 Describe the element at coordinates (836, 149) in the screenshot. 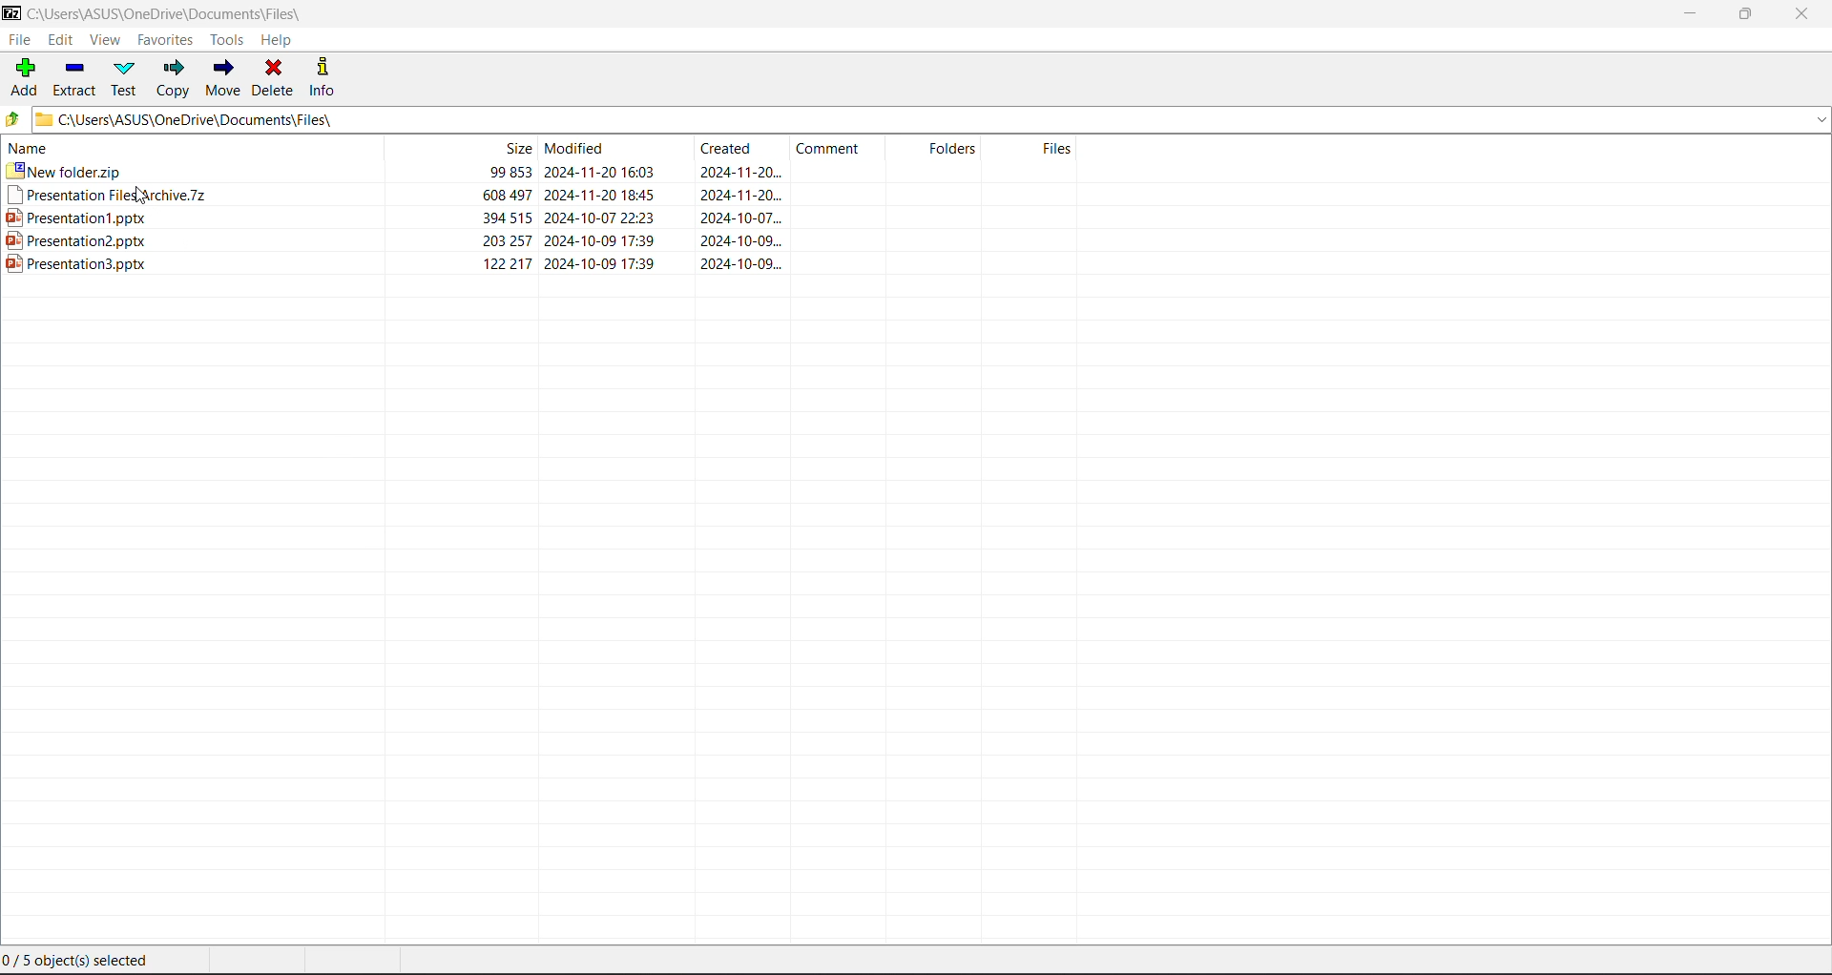

I see `Comment` at that location.